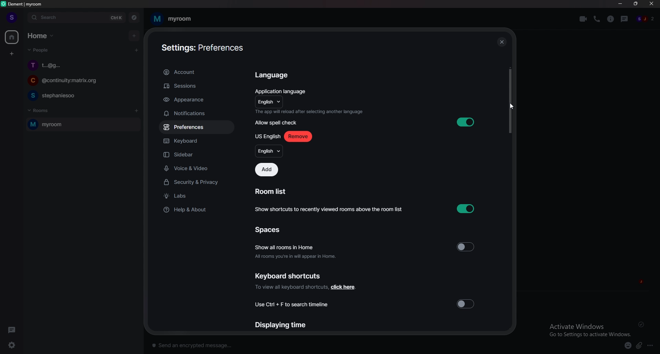  What do you see at coordinates (249, 344) in the screenshot?
I see `text box` at bounding box center [249, 344].